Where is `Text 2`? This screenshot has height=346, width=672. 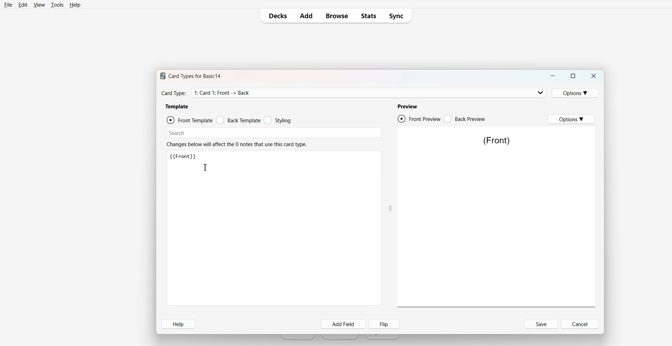 Text 2 is located at coordinates (237, 144).